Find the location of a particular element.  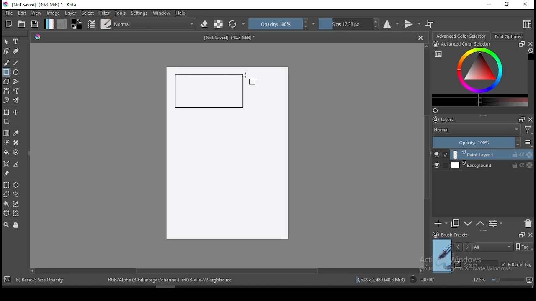

dynamic brush tool is located at coordinates (6, 101).